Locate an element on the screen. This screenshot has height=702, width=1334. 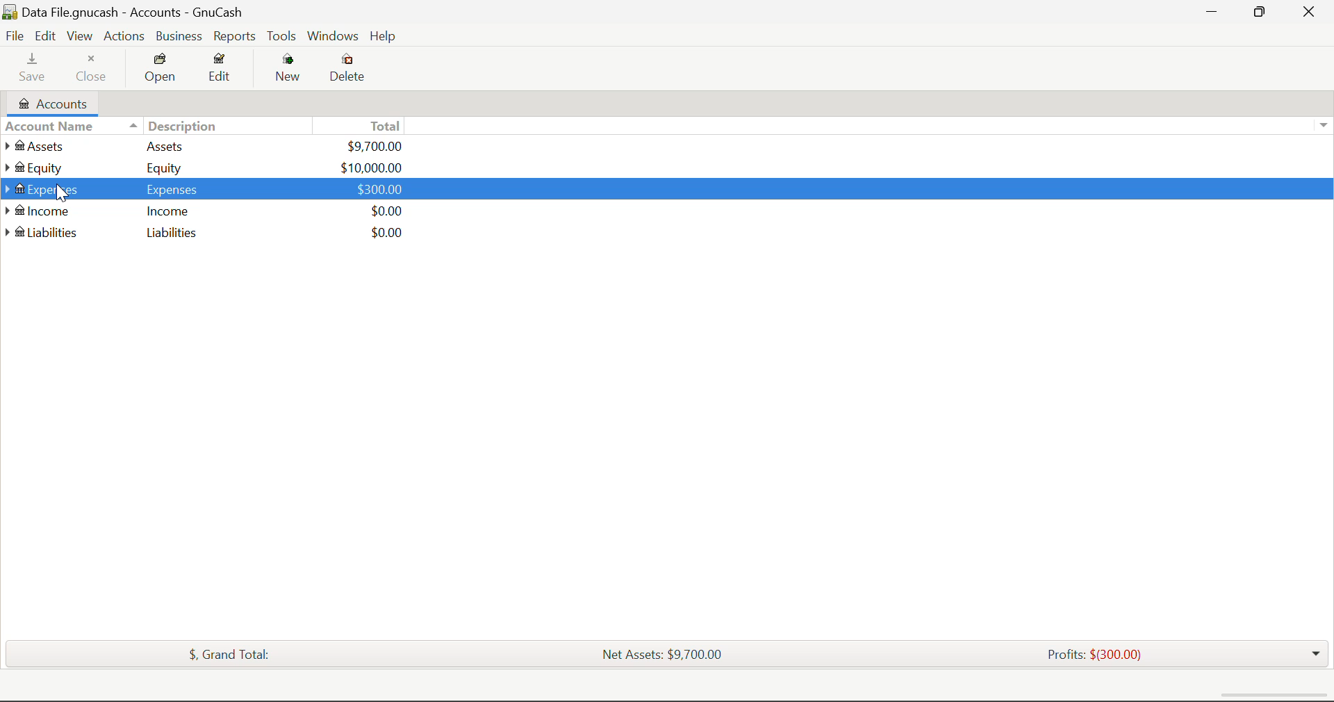
Equity Equity $10,000.00 is located at coordinates (205, 166).